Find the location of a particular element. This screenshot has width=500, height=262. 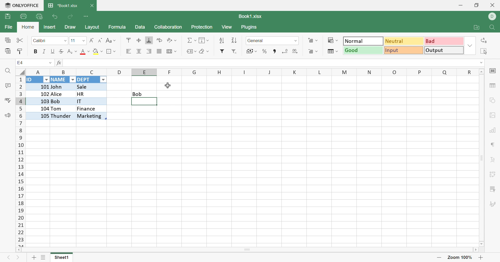

Descending order is located at coordinates (235, 40).